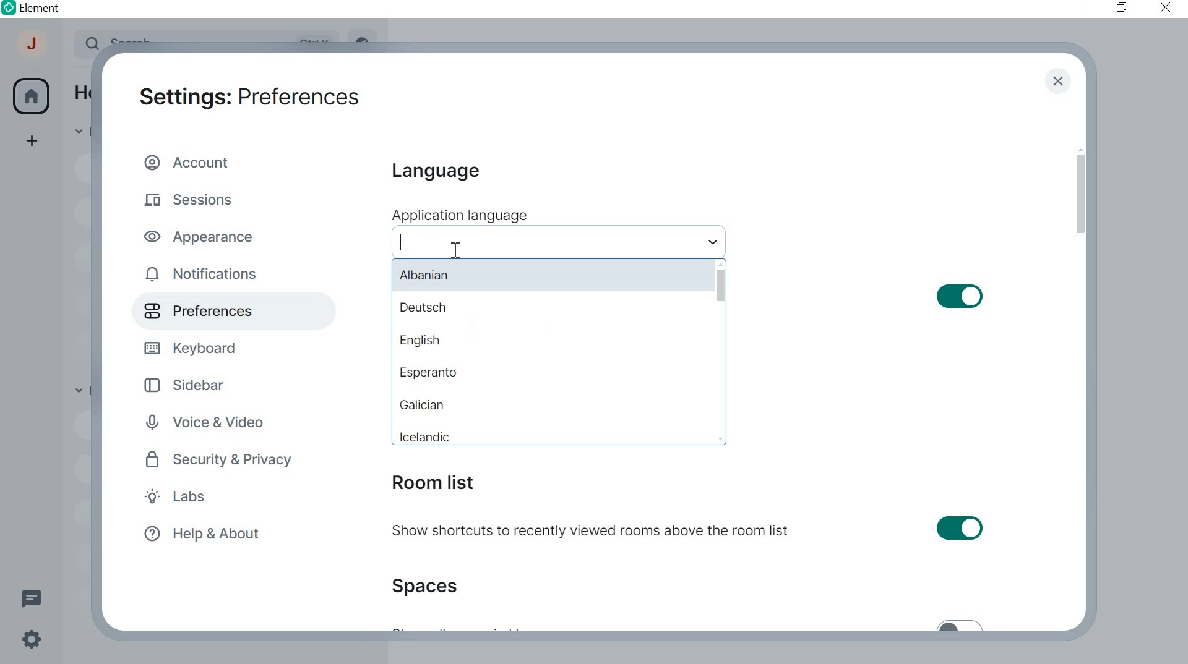 The width and height of the screenshot is (1188, 664). I want to click on Spaces, so click(429, 585).